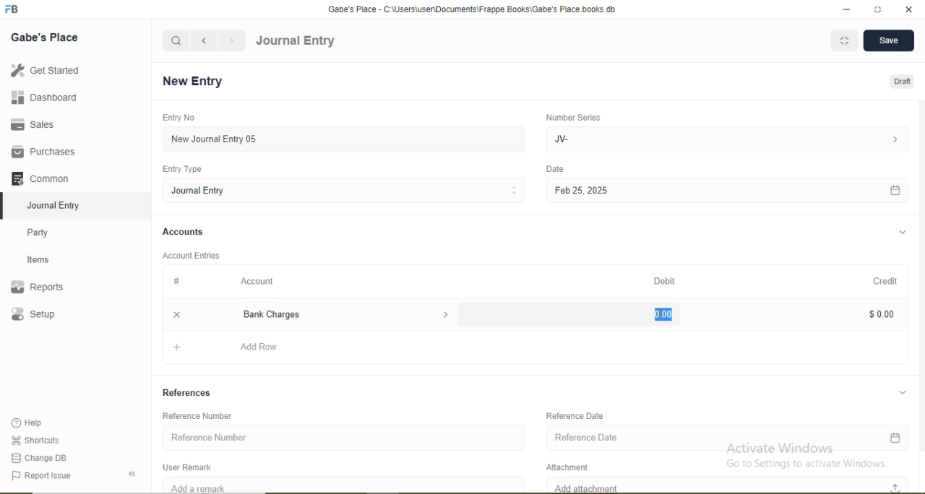 Image resolution: width=925 pixels, height=494 pixels. Describe the element at coordinates (134, 474) in the screenshot. I see `collapse sidebar` at that location.